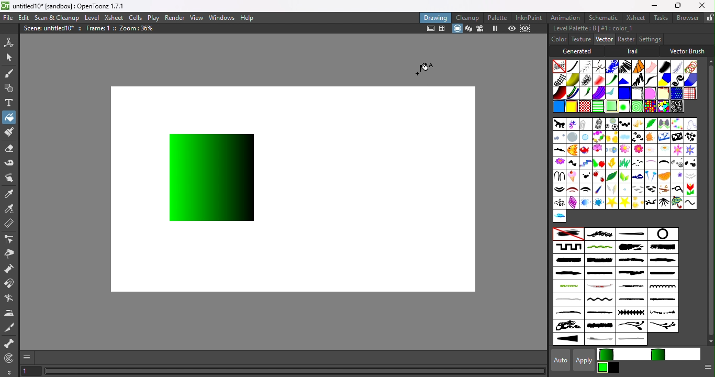 This screenshot has height=377, width=715. I want to click on hedge, so click(690, 163).